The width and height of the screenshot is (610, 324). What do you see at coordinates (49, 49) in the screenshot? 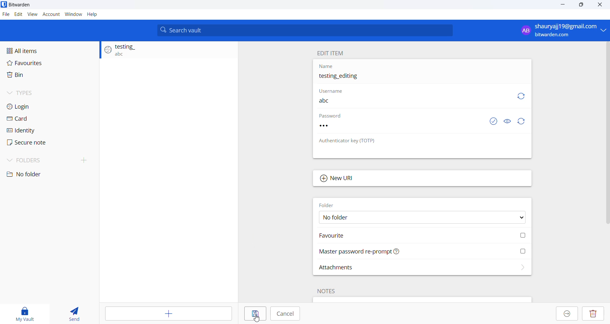
I see `All items` at bounding box center [49, 49].